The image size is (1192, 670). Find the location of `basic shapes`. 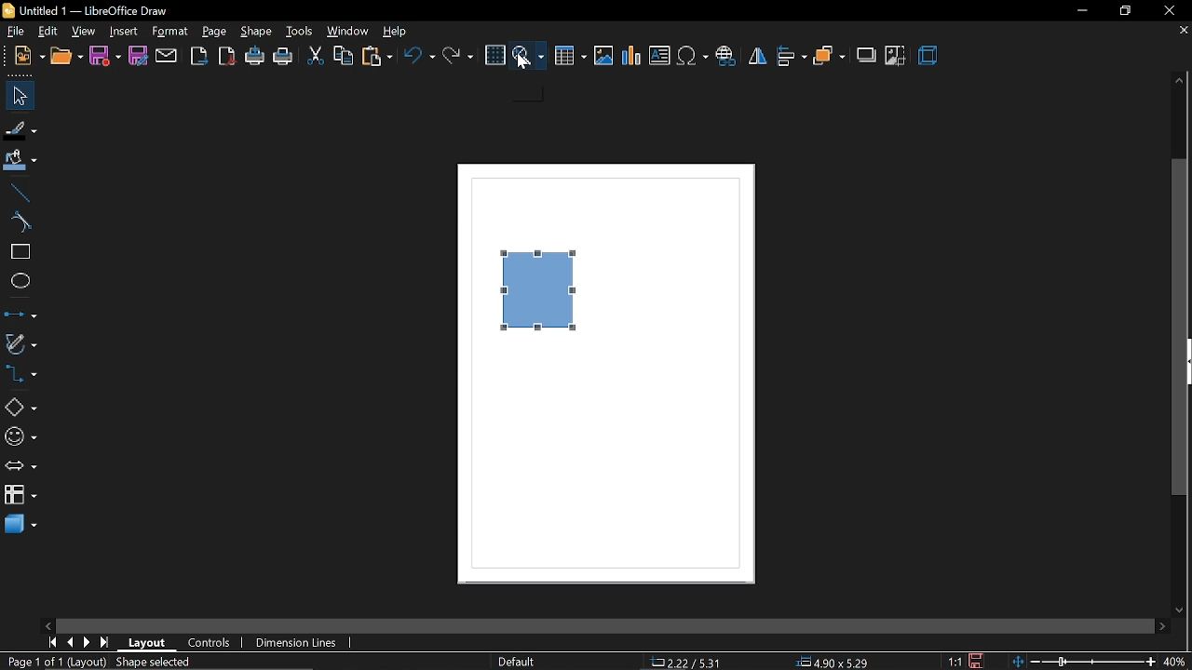

basic shapes is located at coordinates (20, 408).